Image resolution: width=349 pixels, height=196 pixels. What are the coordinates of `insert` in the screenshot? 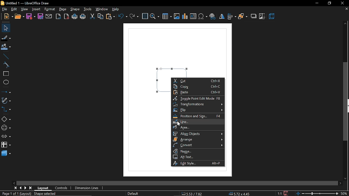 It's located at (36, 9).